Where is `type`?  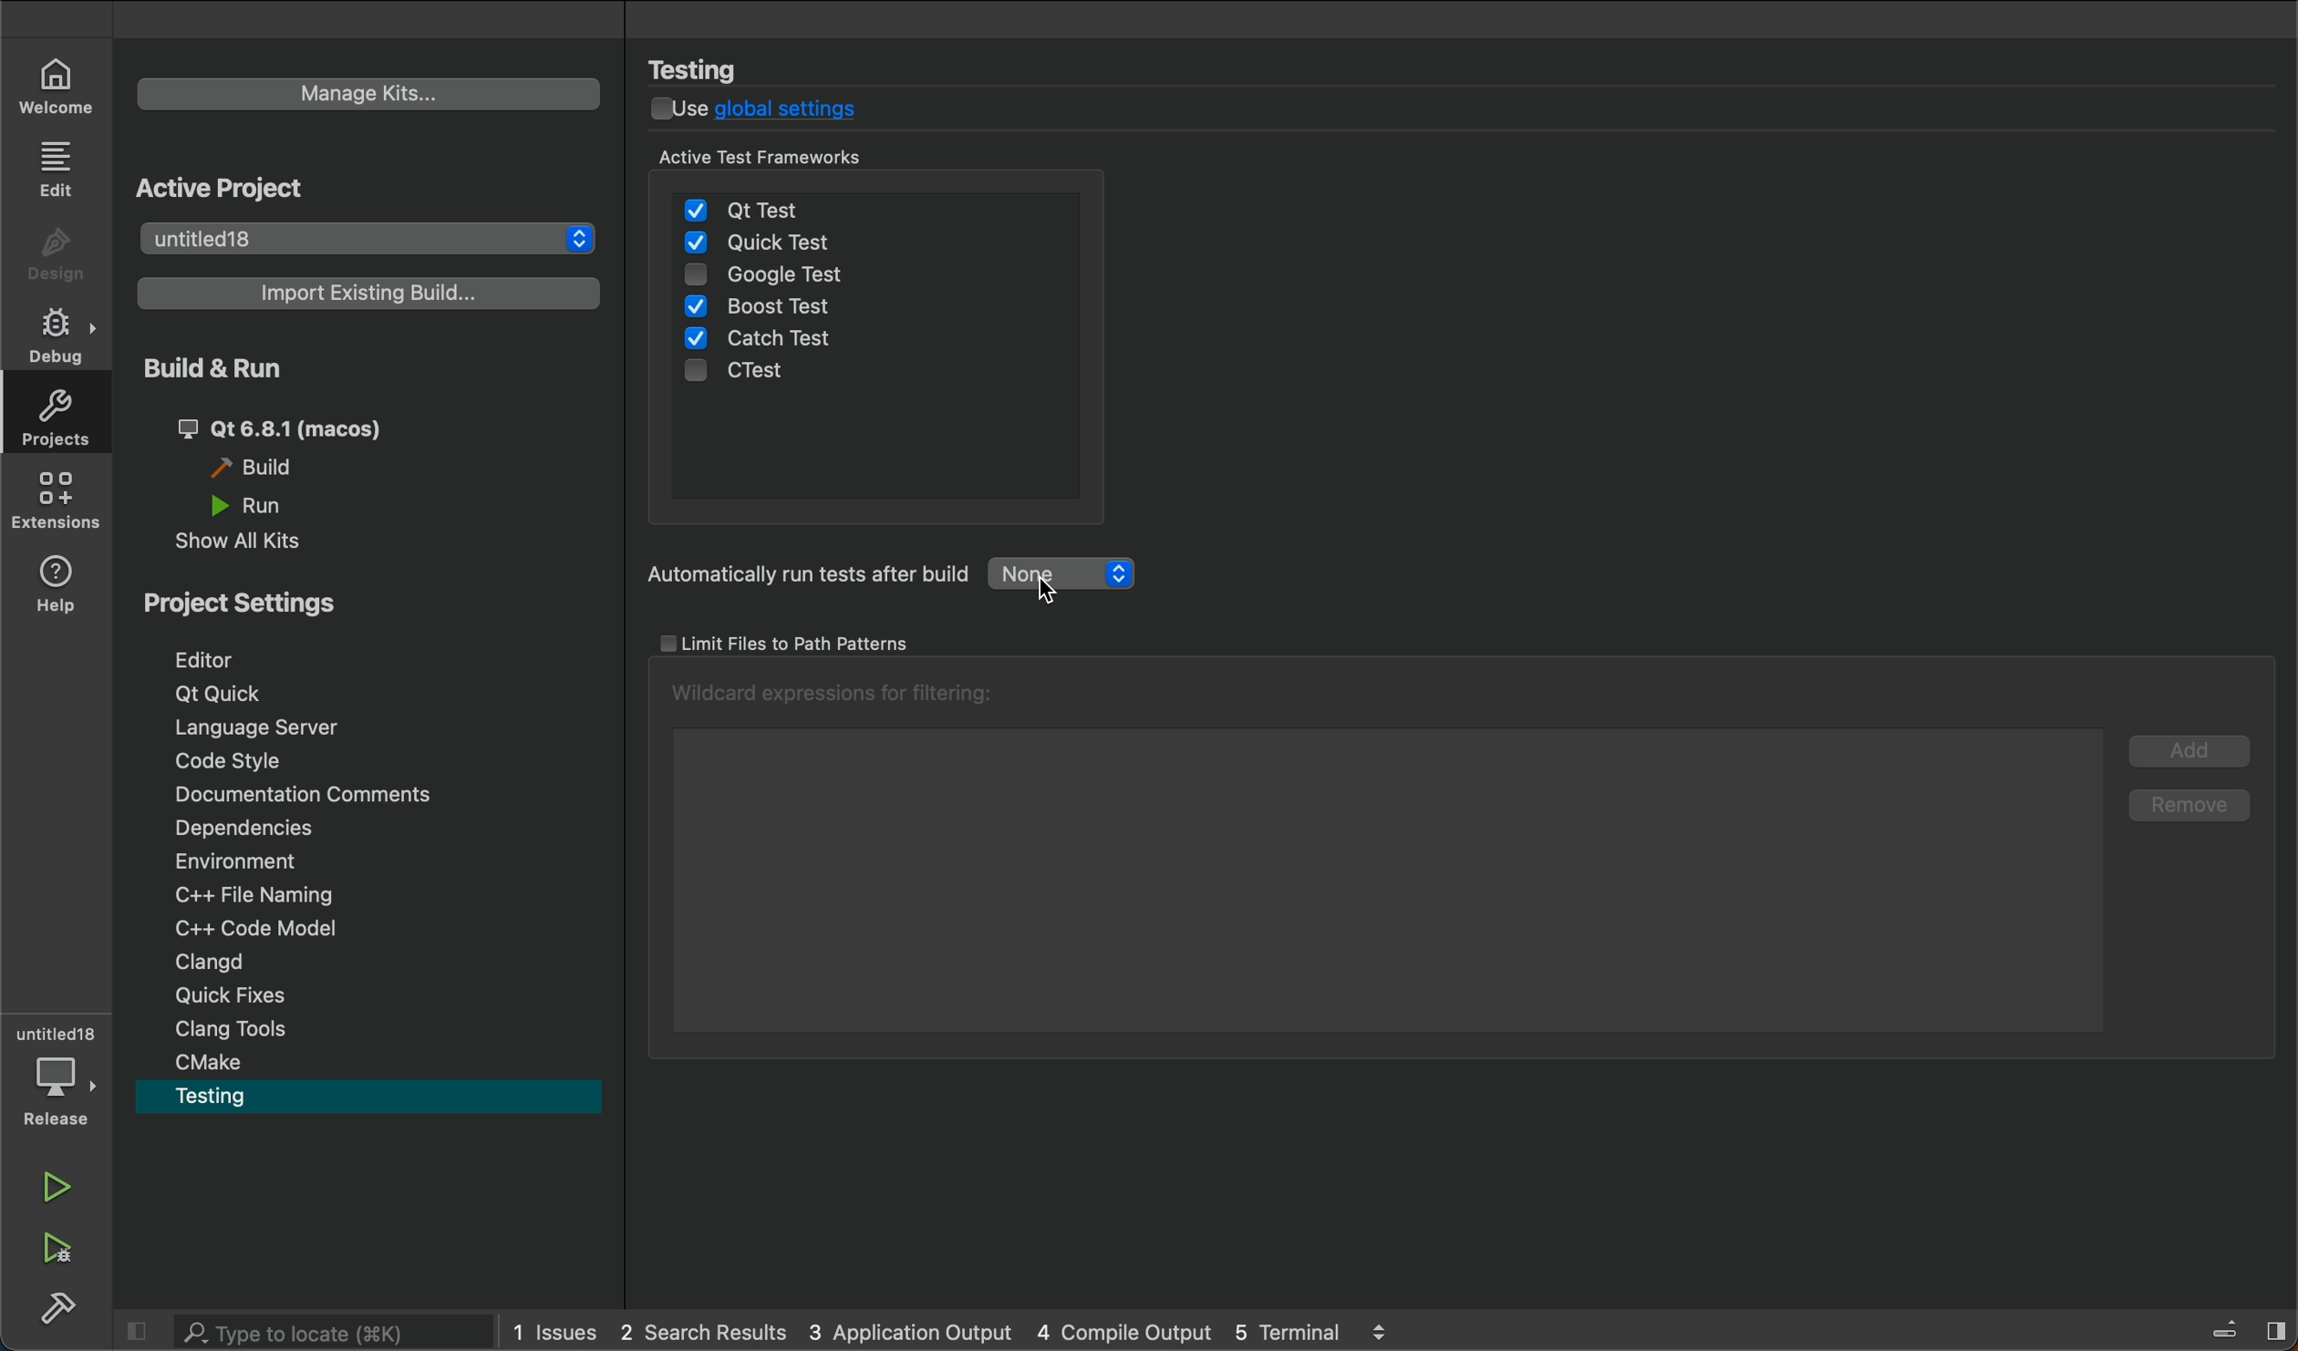 type is located at coordinates (301, 1331).